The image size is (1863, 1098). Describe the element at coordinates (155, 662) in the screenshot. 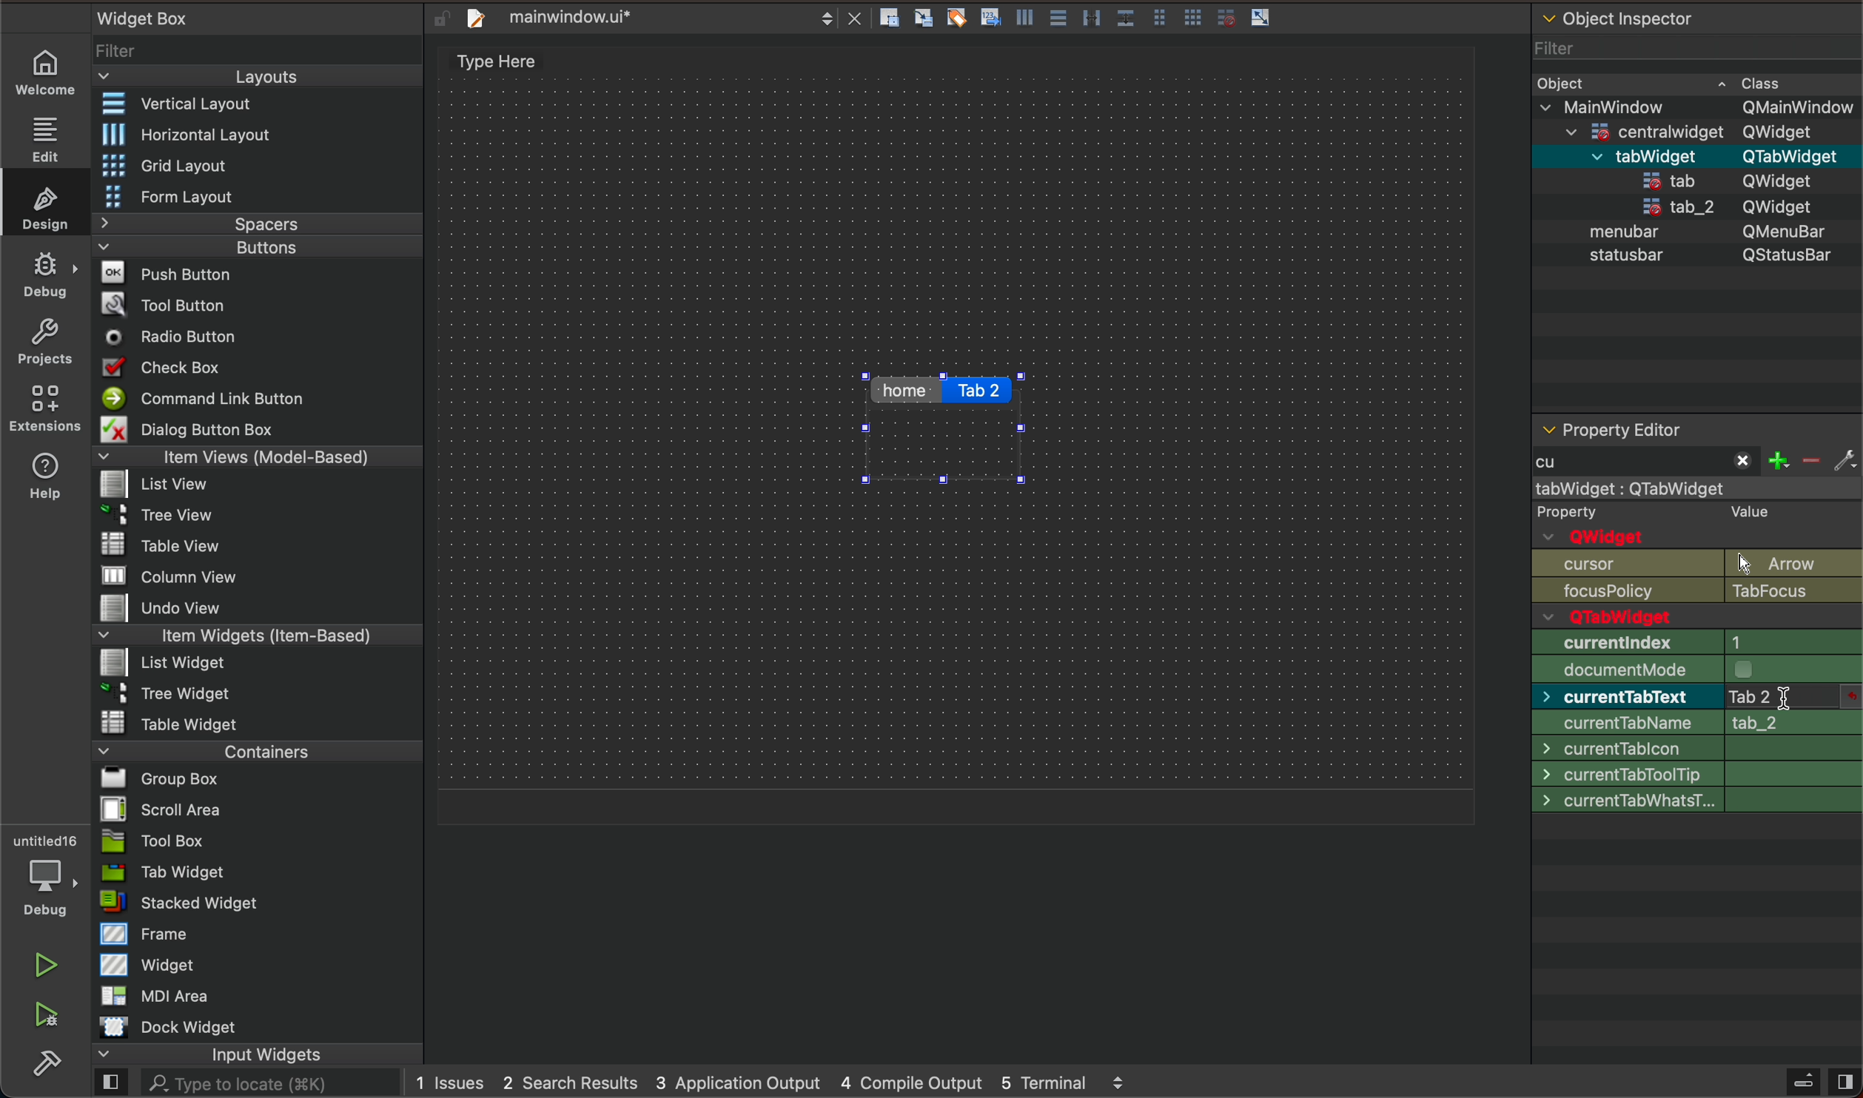

I see `List widget` at that location.